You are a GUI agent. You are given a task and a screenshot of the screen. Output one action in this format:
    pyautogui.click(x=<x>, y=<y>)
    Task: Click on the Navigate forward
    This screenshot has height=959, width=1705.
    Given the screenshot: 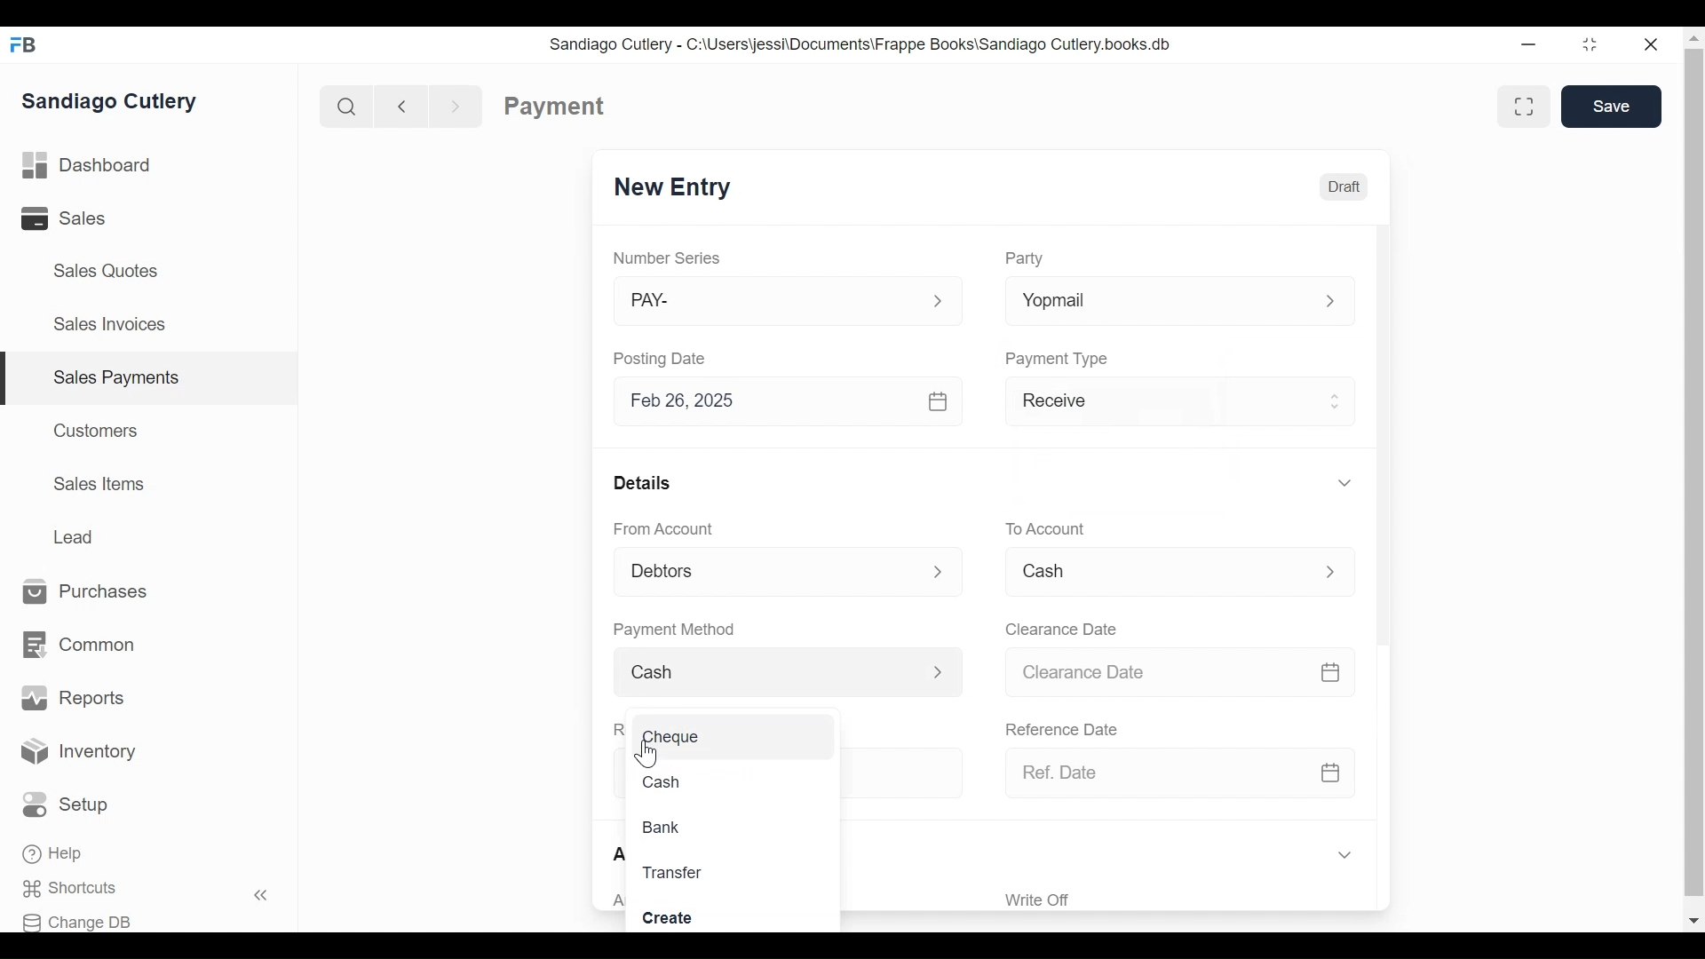 What is the action you would take?
    pyautogui.click(x=456, y=105)
    